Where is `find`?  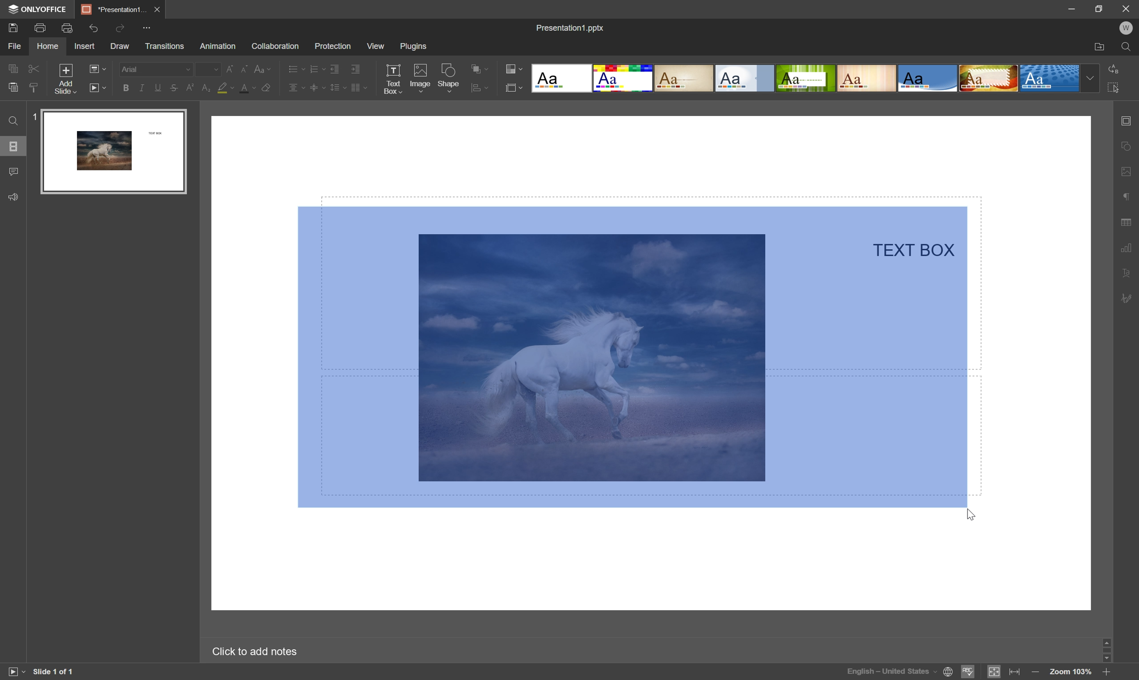 find is located at coordinates (1128, 48).